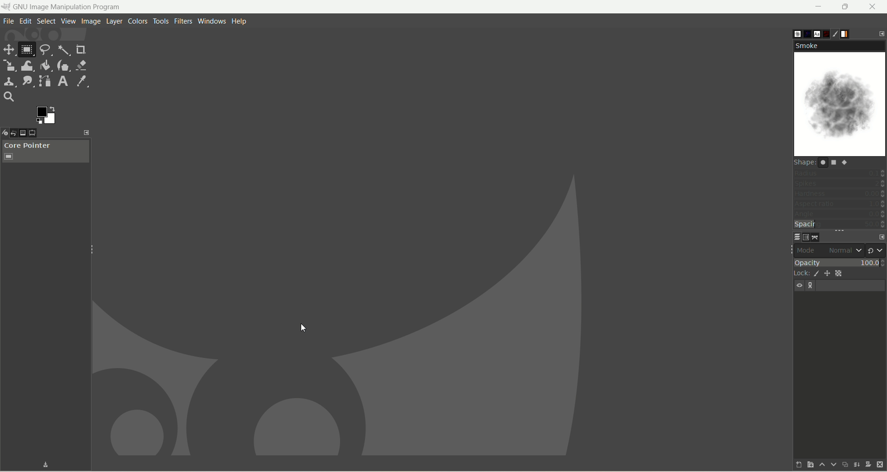 Image resolution: width=887 pixels, height=472 pixels. I want to click on fuzzy select tool, so click(64, 50).